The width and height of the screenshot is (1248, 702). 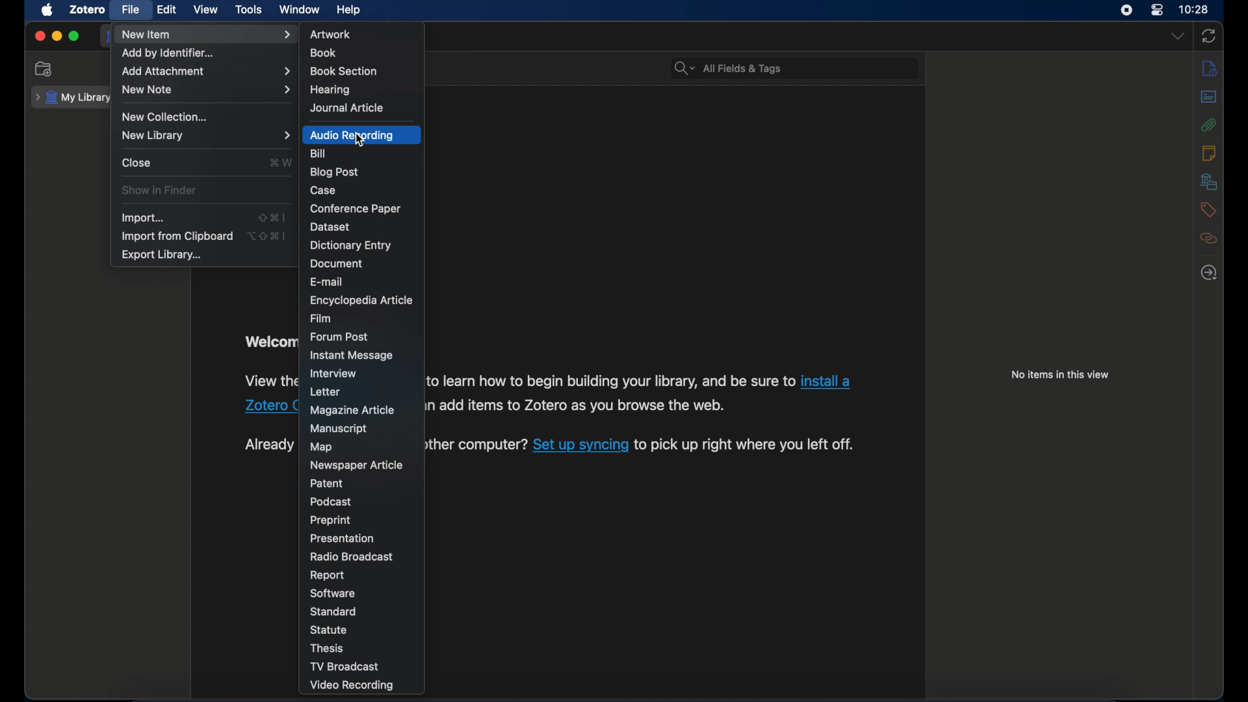 I want to click on new note, so click(x=206, y=90).